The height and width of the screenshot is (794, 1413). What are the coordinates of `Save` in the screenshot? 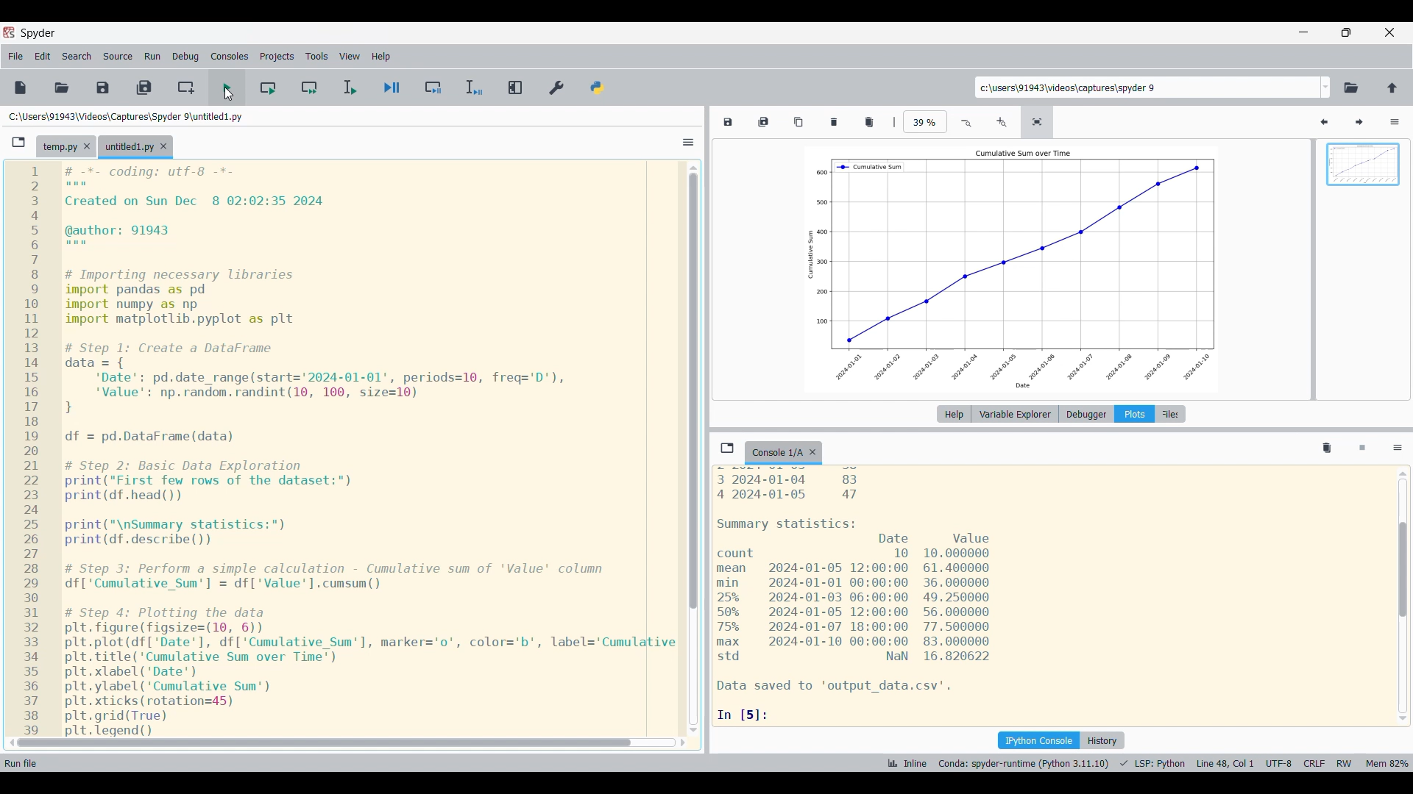 It's located at (102, 87).